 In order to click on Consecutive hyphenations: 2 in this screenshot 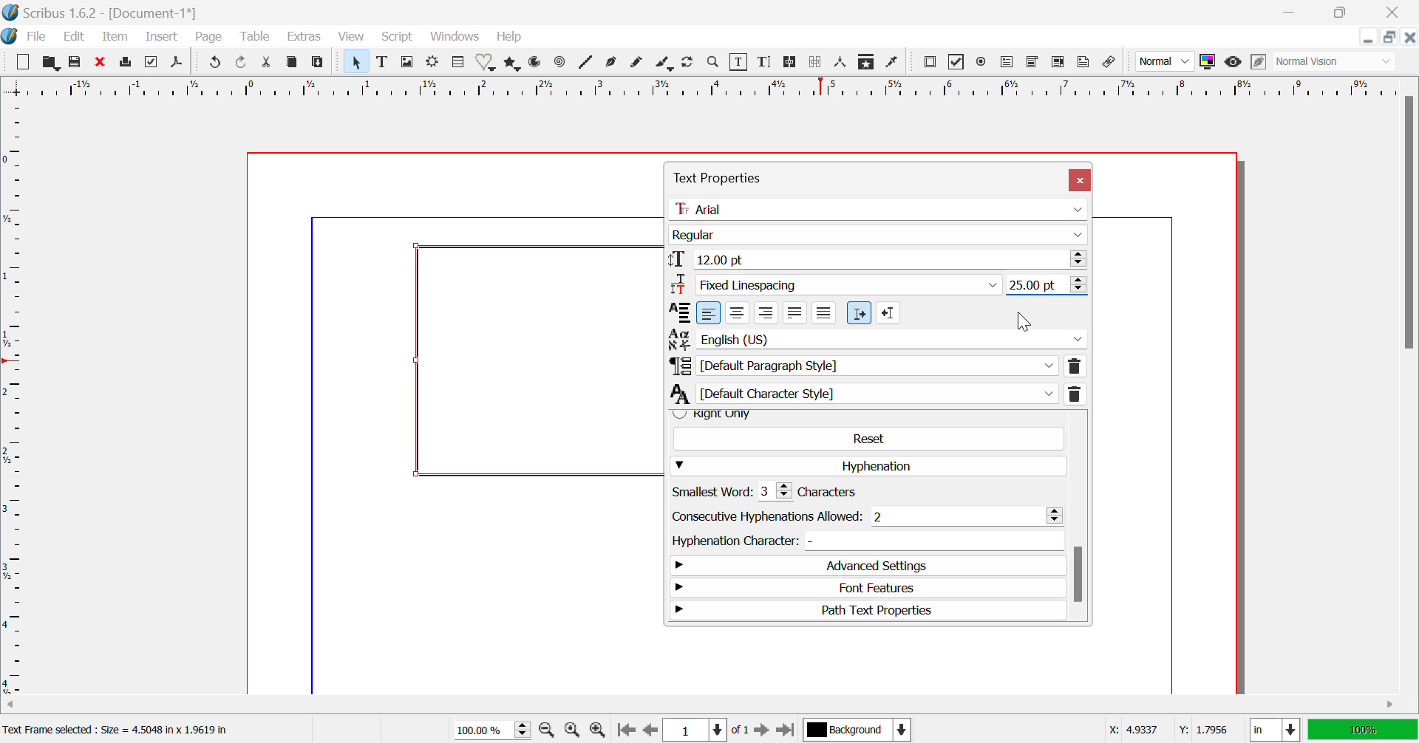, I will do `click(866, 516)`.